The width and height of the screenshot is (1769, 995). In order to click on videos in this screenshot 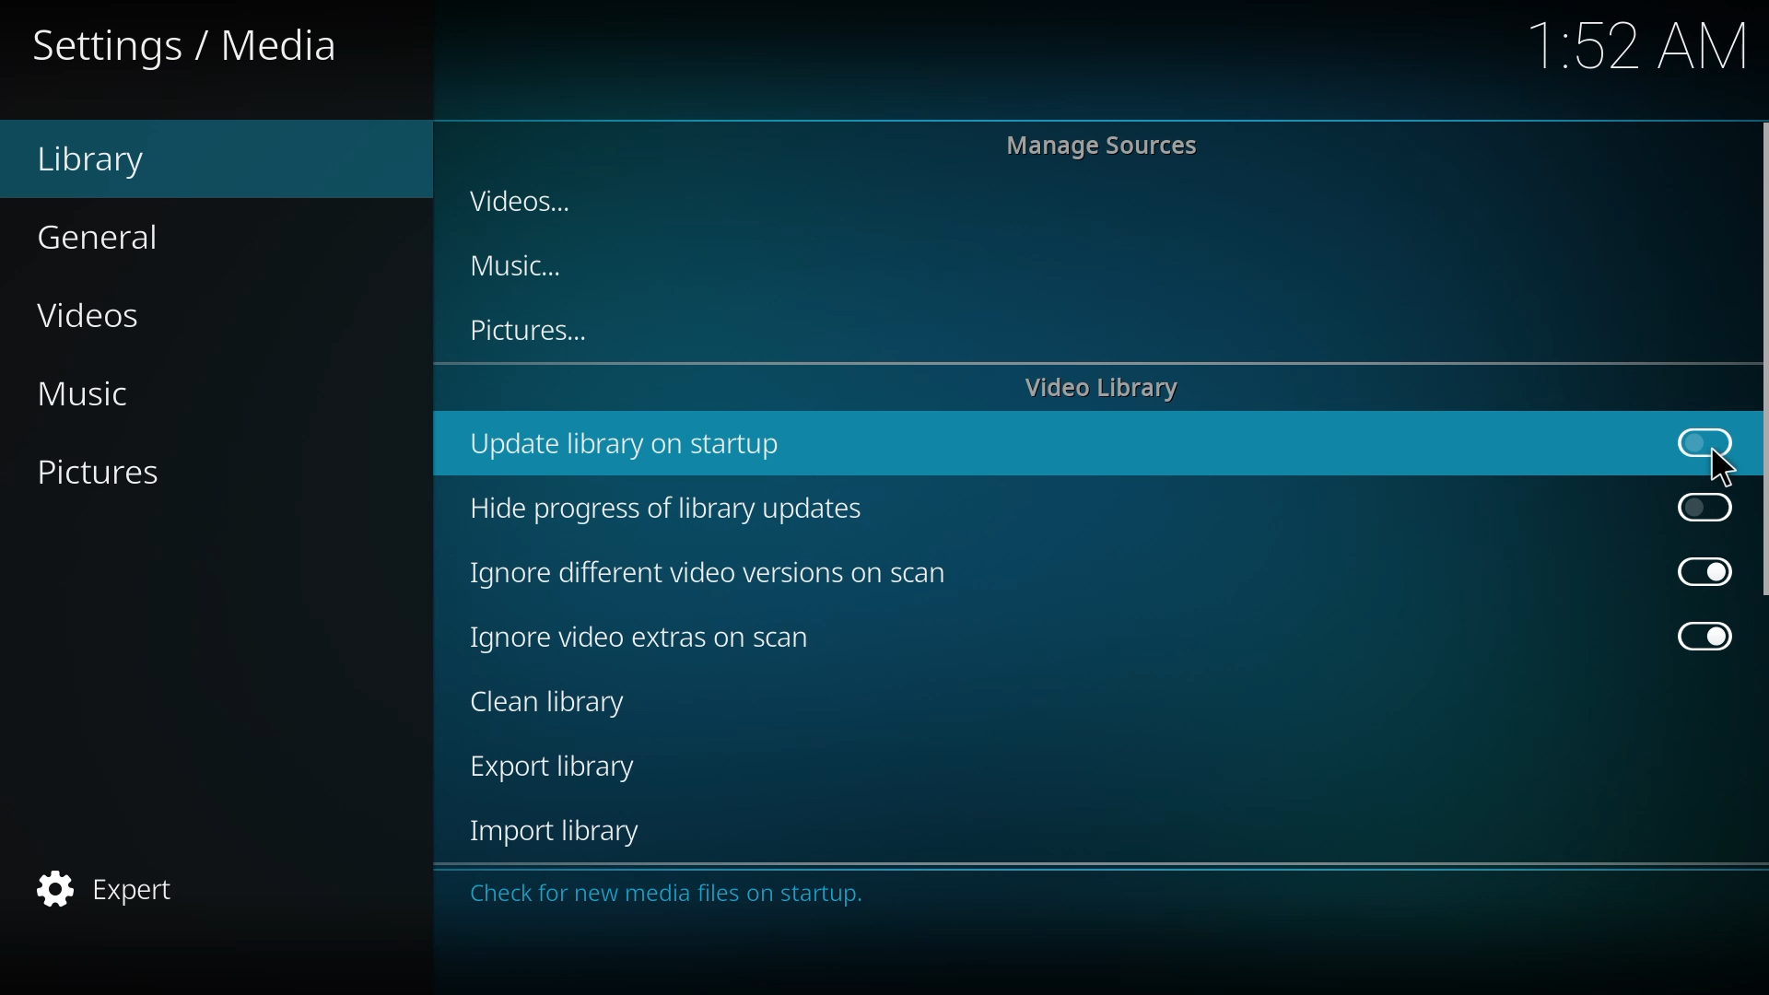, I will do `click(97, 312)`.